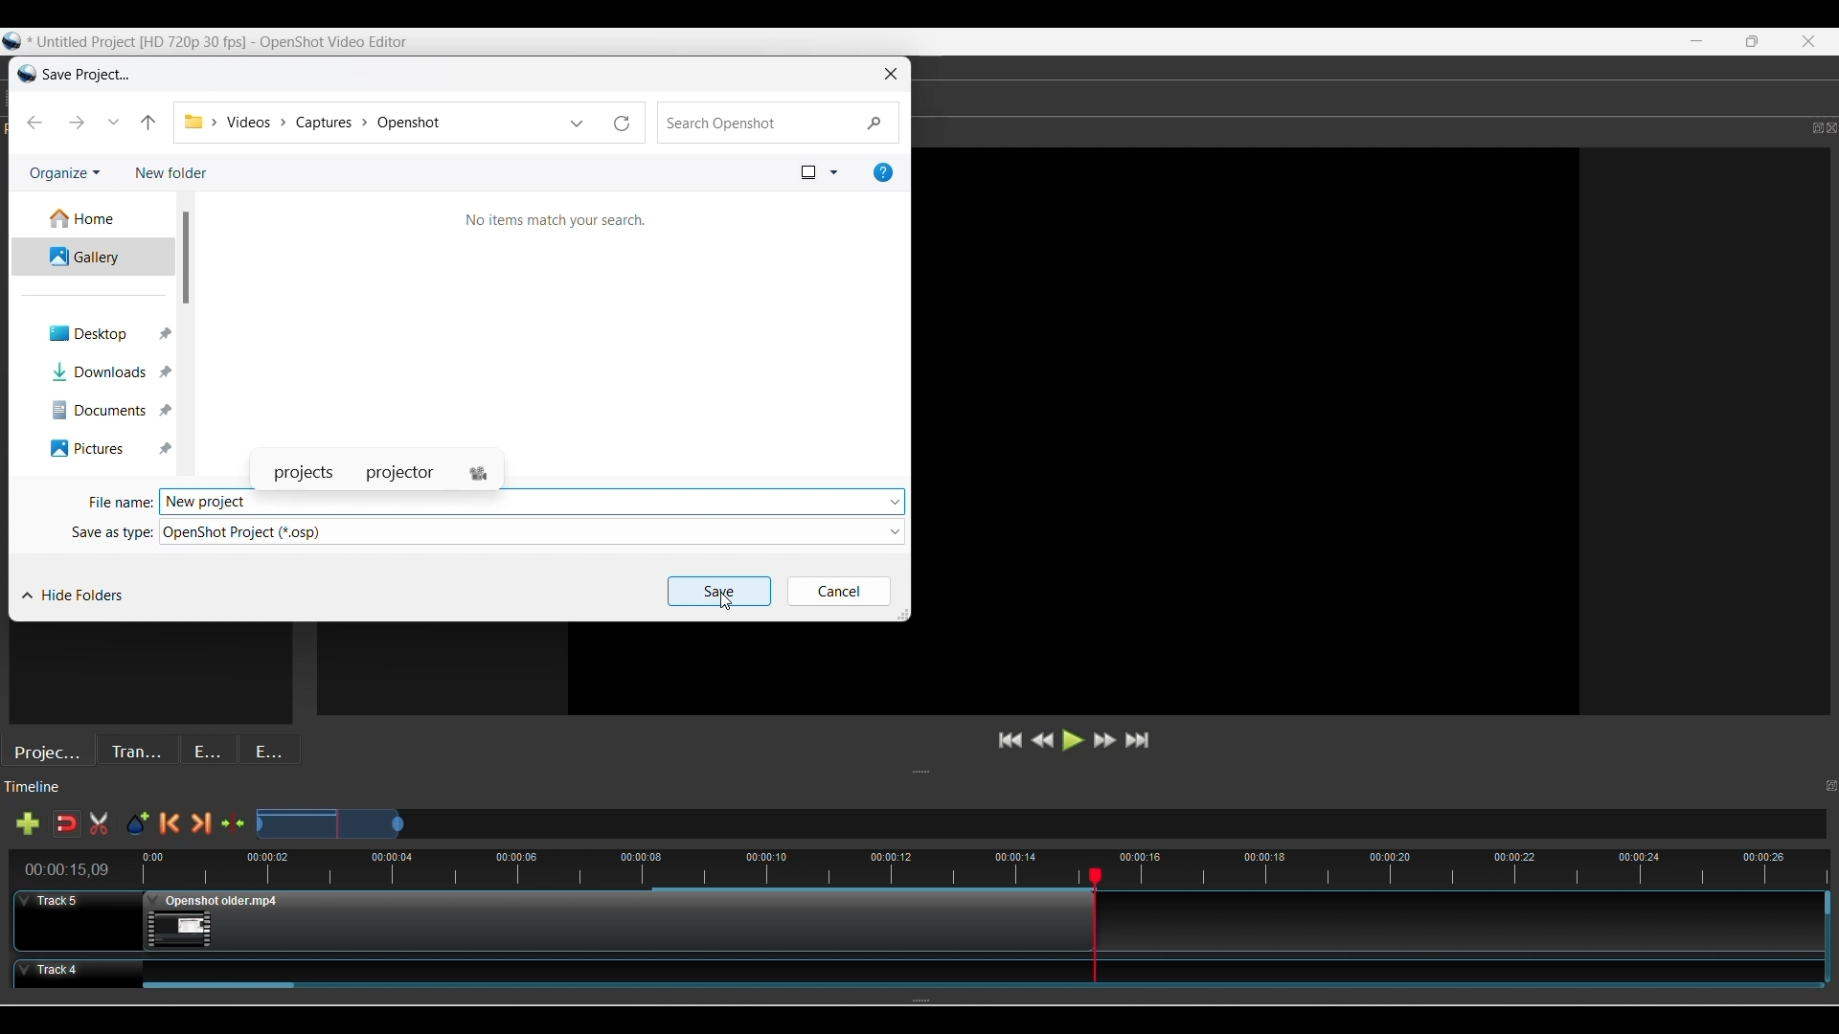 The image size is (1839, 1034). What do you see at coordinates (102, 447) in the screenshot?
I see `Pictures` at bounding box center [102, 447].